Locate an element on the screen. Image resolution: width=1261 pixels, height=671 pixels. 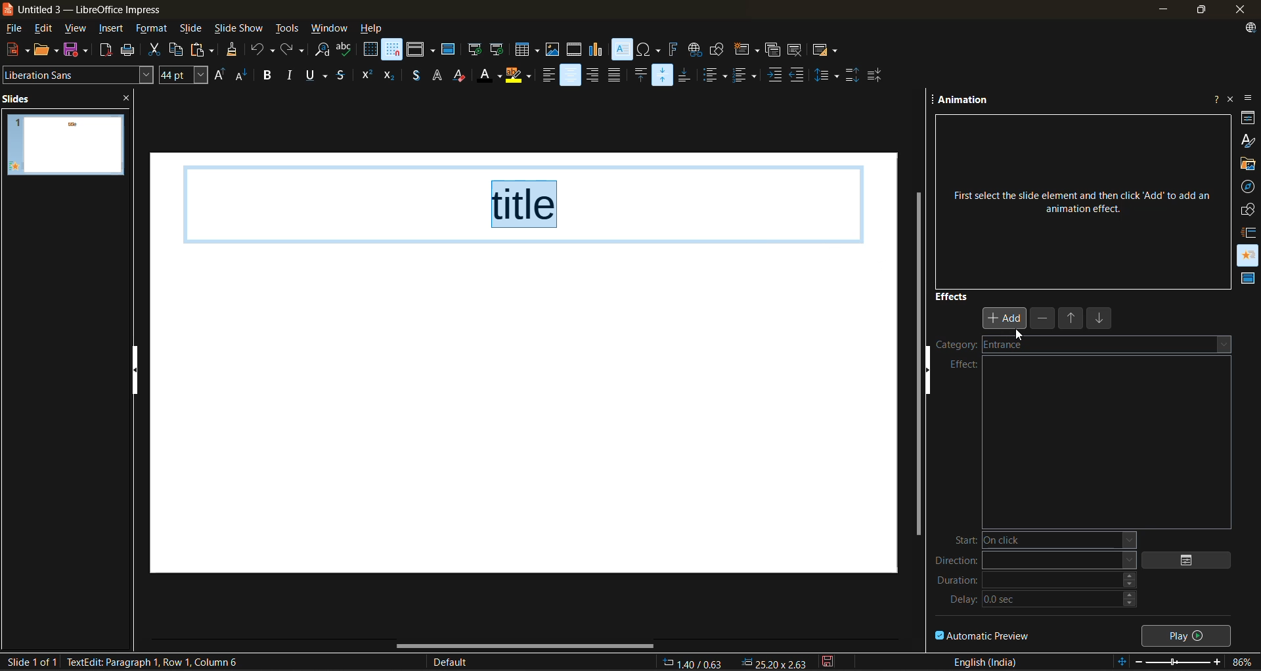
slides is located at coordinates (21, 98).